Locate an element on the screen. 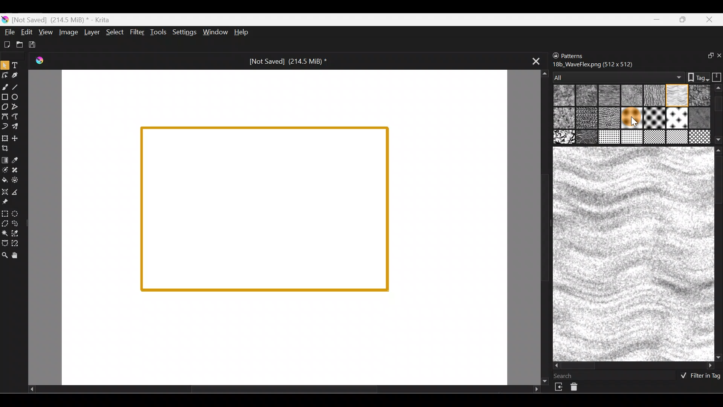 This screenshot has width=723, height=407. 14 Texture_rock.png is located at coordinates (565, 138).